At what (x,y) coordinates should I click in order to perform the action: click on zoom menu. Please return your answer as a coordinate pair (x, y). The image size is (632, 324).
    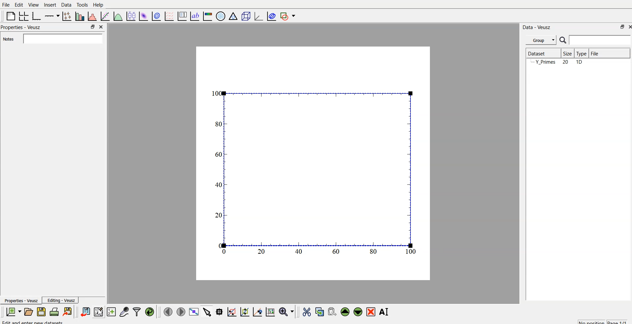
    Looking at the image, I should click on (286, 311).